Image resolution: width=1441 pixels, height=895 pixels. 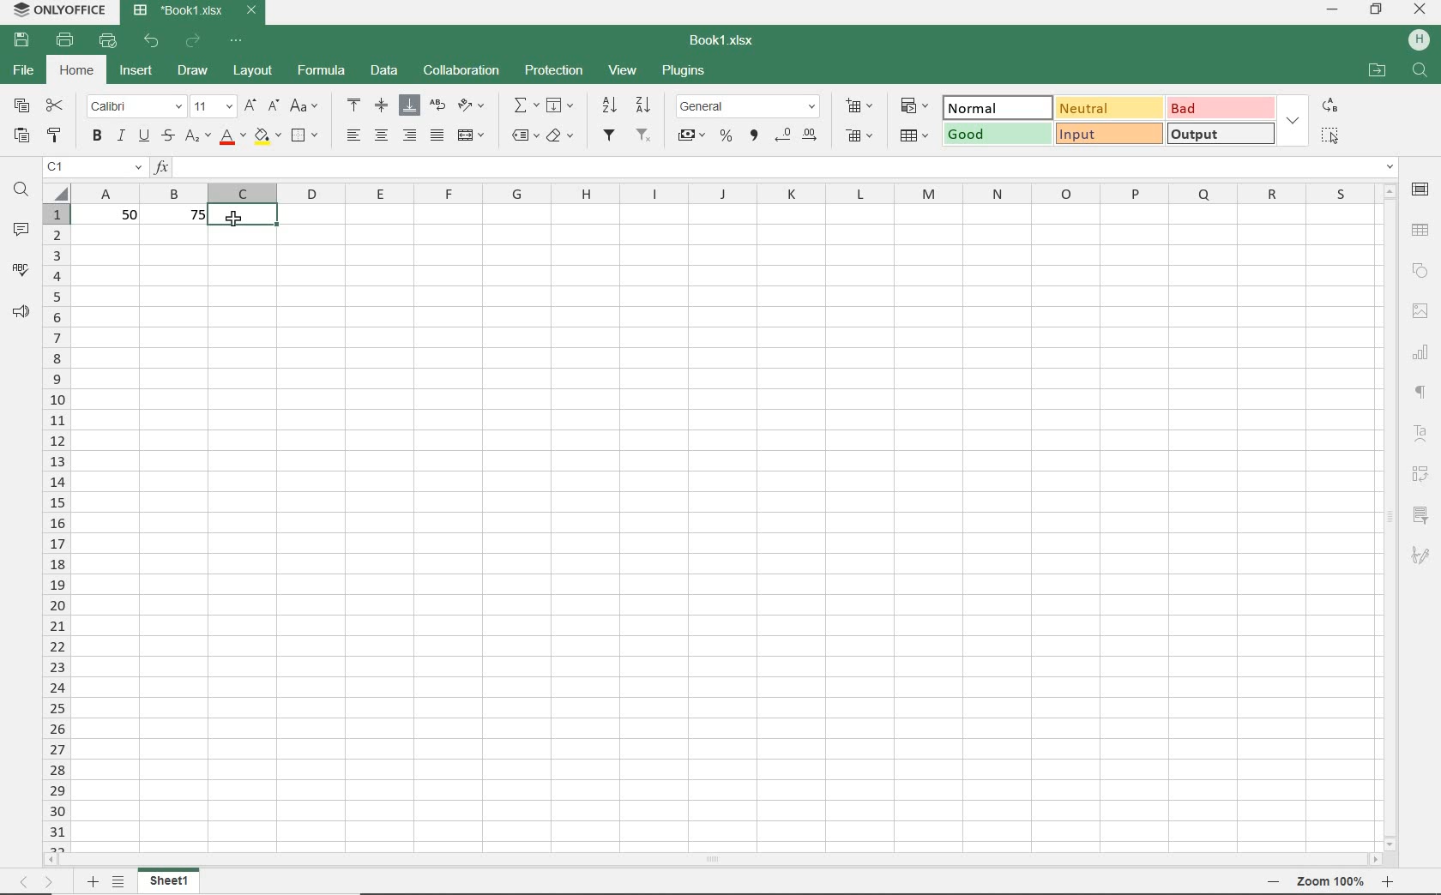 What do you see at coordinates (383, 137) in the screenshot?
I see `align center` at bounding box center [383, 137].